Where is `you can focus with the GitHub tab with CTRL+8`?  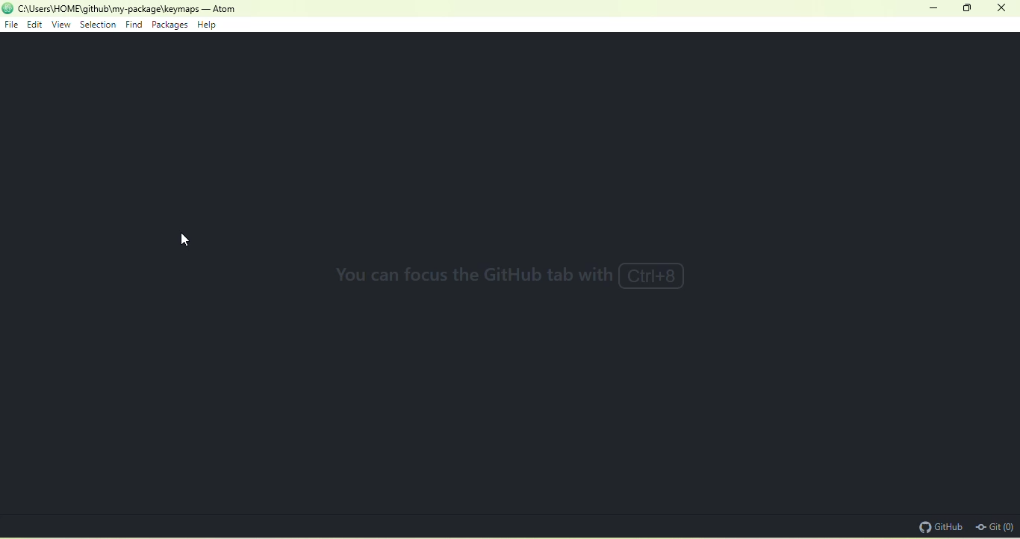
you can focus with the GitHub tab with CTRL+8 is located at coordinates (523, 277).